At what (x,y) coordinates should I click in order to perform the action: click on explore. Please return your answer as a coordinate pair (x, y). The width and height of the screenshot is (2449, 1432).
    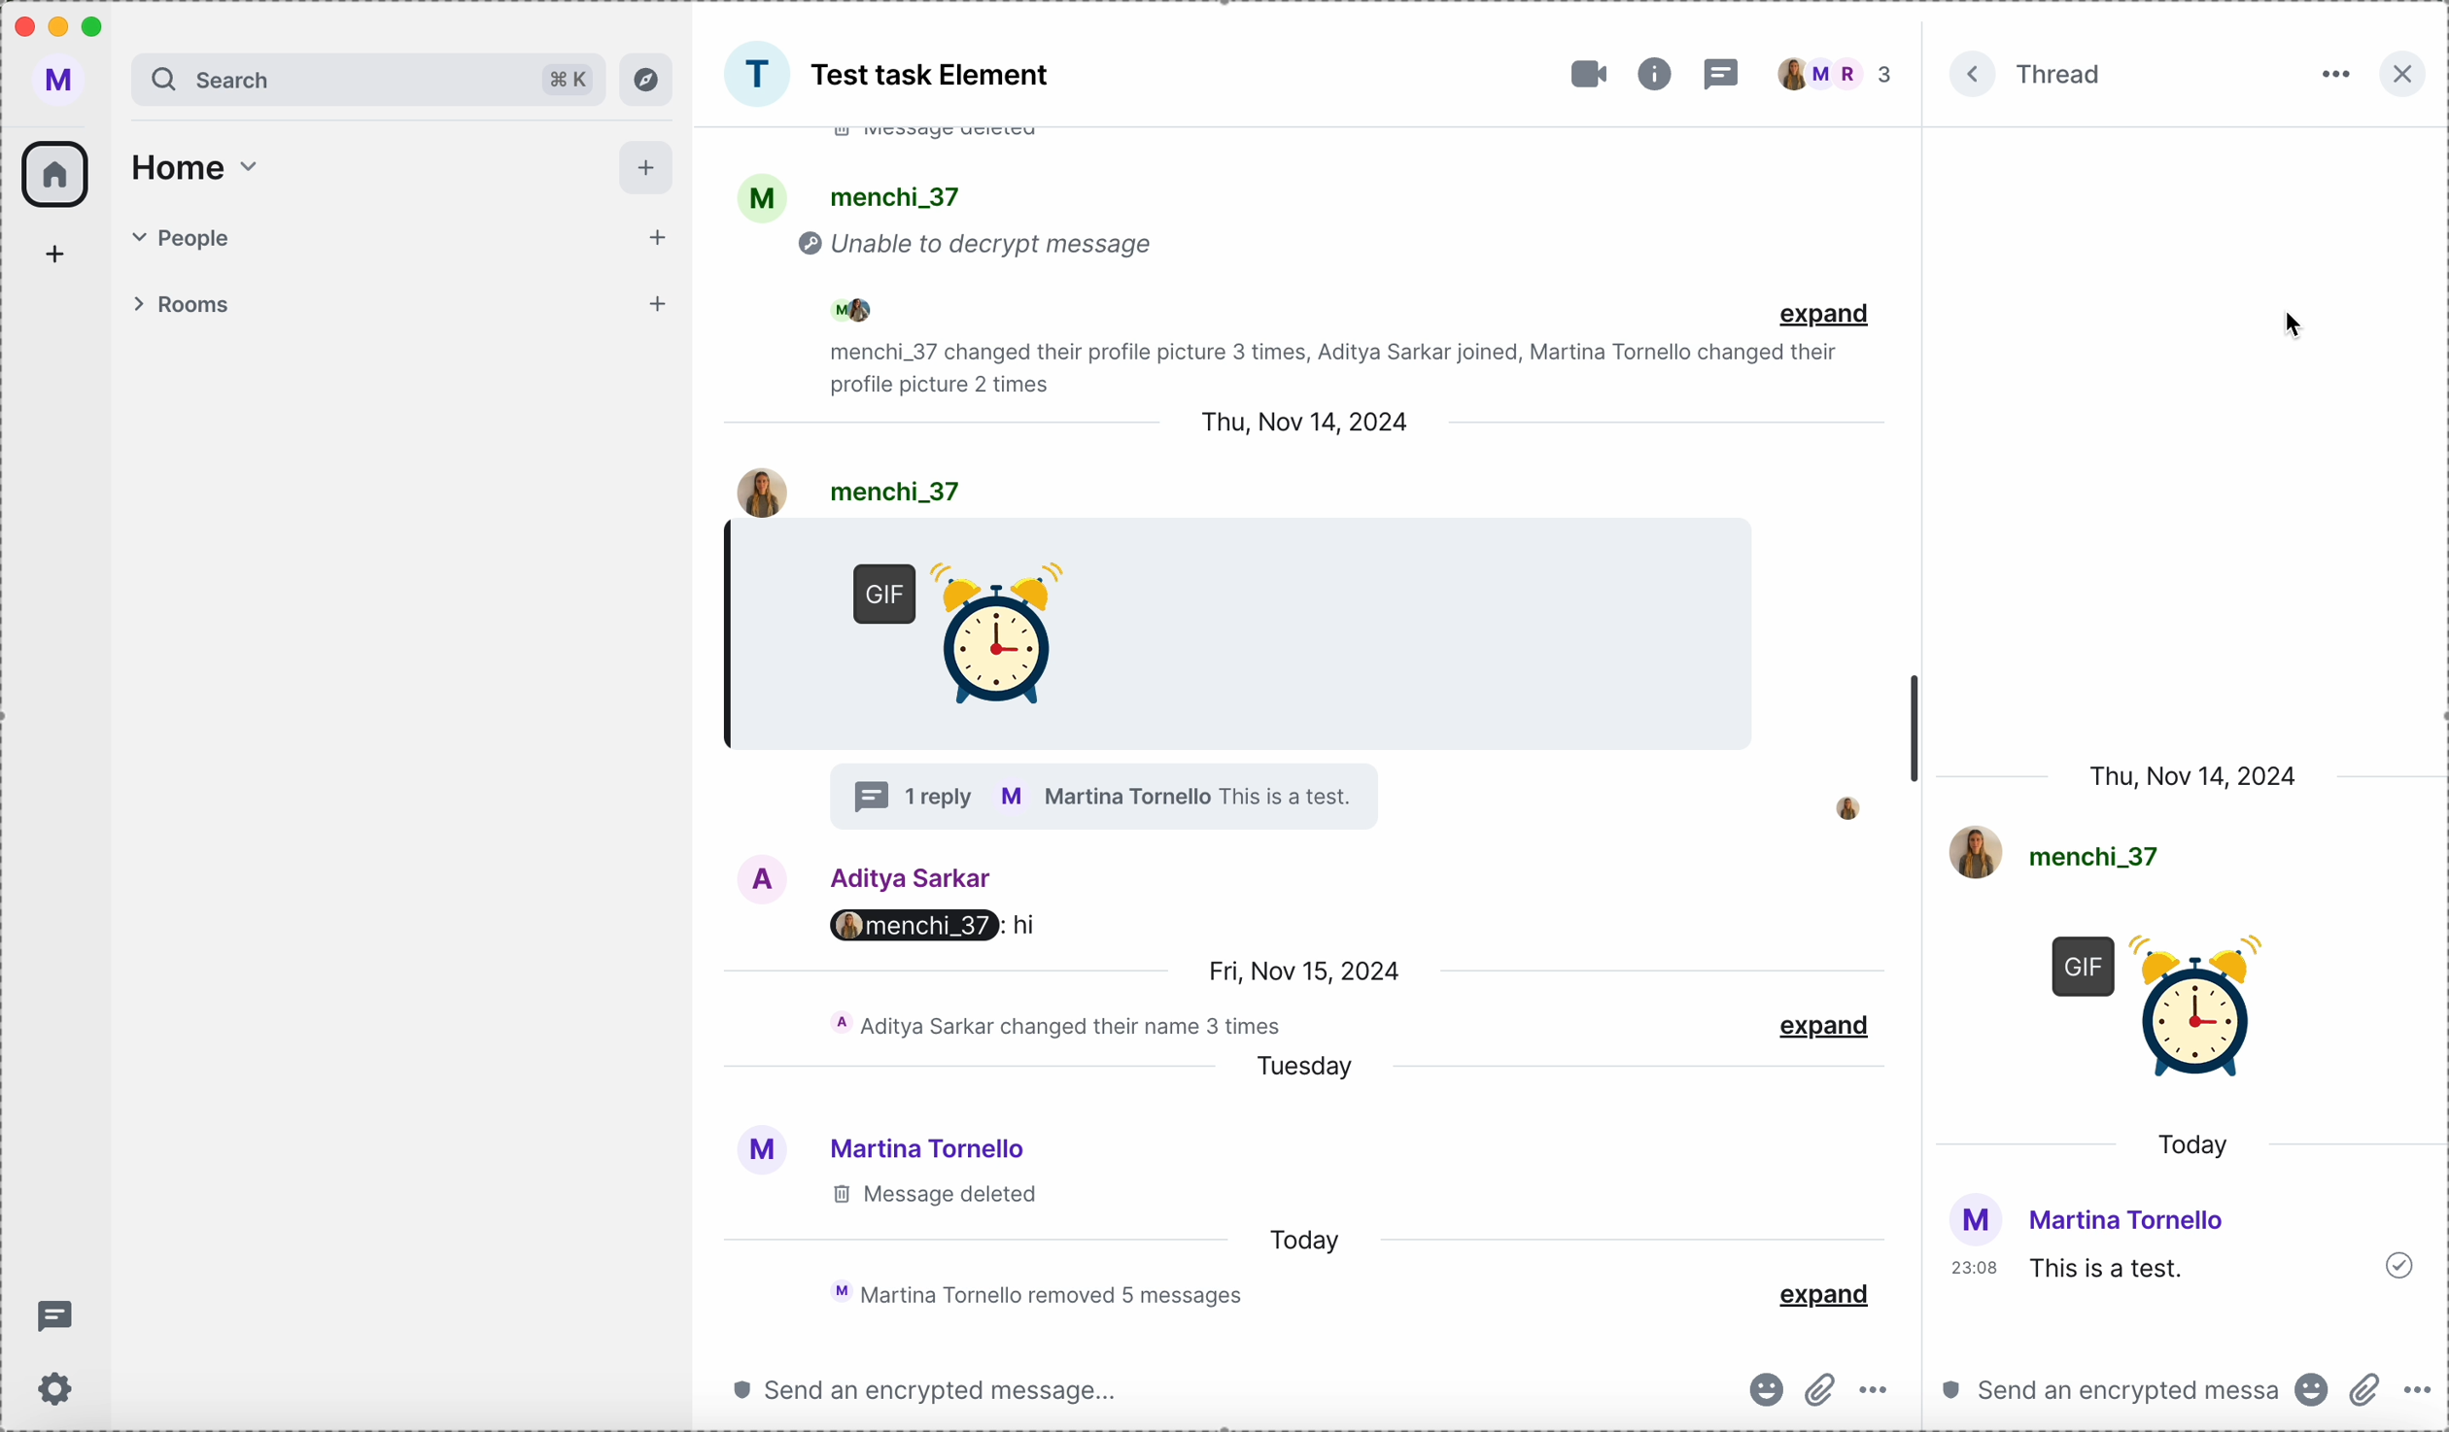
    Looking at the image, I should click on (647, 79).